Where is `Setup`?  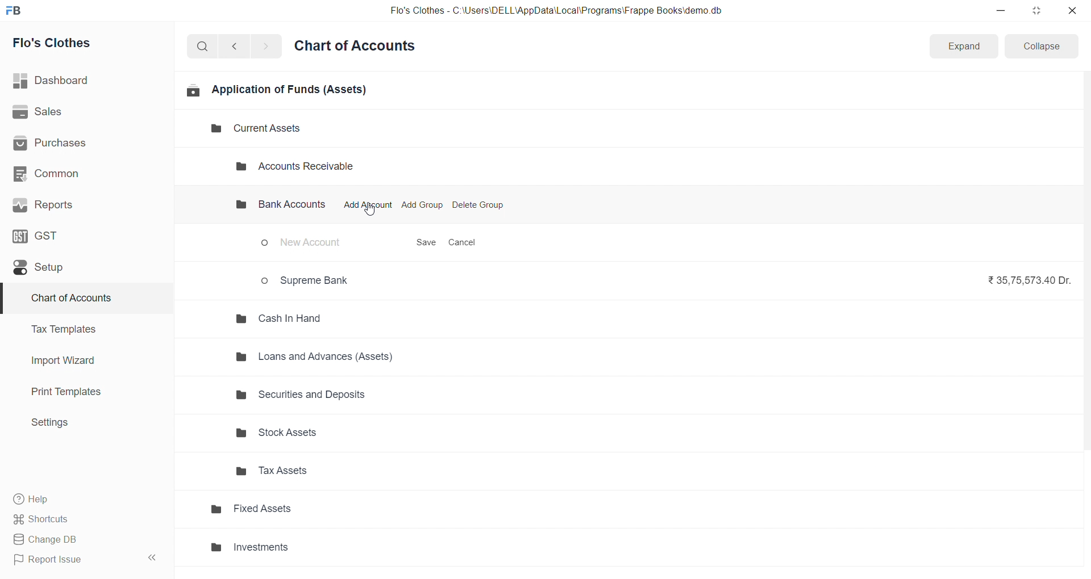
Setup is located at coordinates (81, 267).